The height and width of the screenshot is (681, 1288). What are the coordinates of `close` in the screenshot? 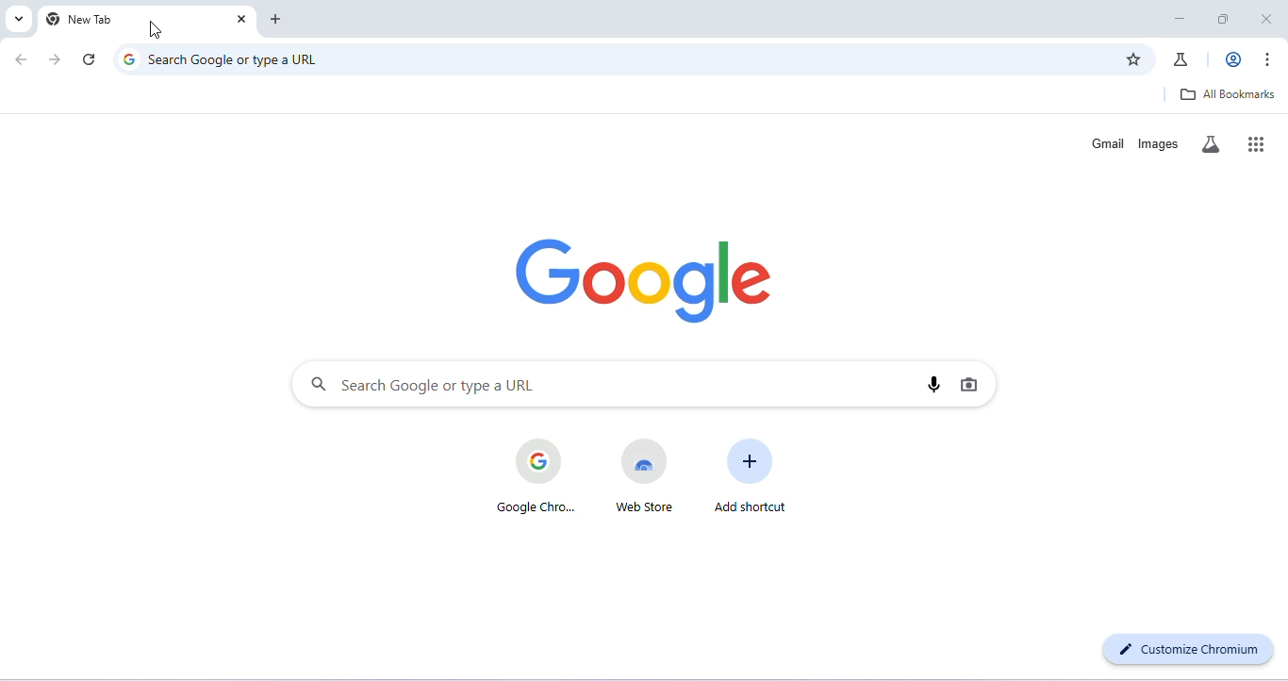 It's located at (1267, 19).